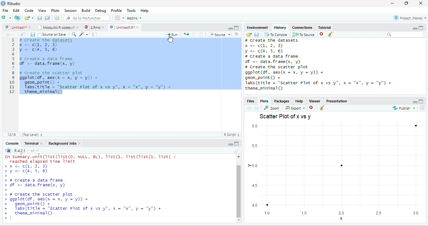 The image size is (428, 226). What do you see at coordinates (393, 3) in the screenshot?
I see `minimize` at bounding box center [393, 3].